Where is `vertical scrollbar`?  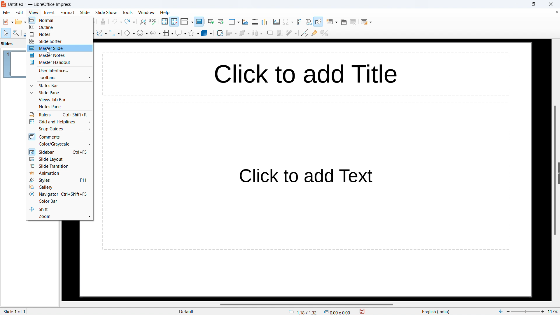
vertical scrollbar is located at coordinates (554, 170).